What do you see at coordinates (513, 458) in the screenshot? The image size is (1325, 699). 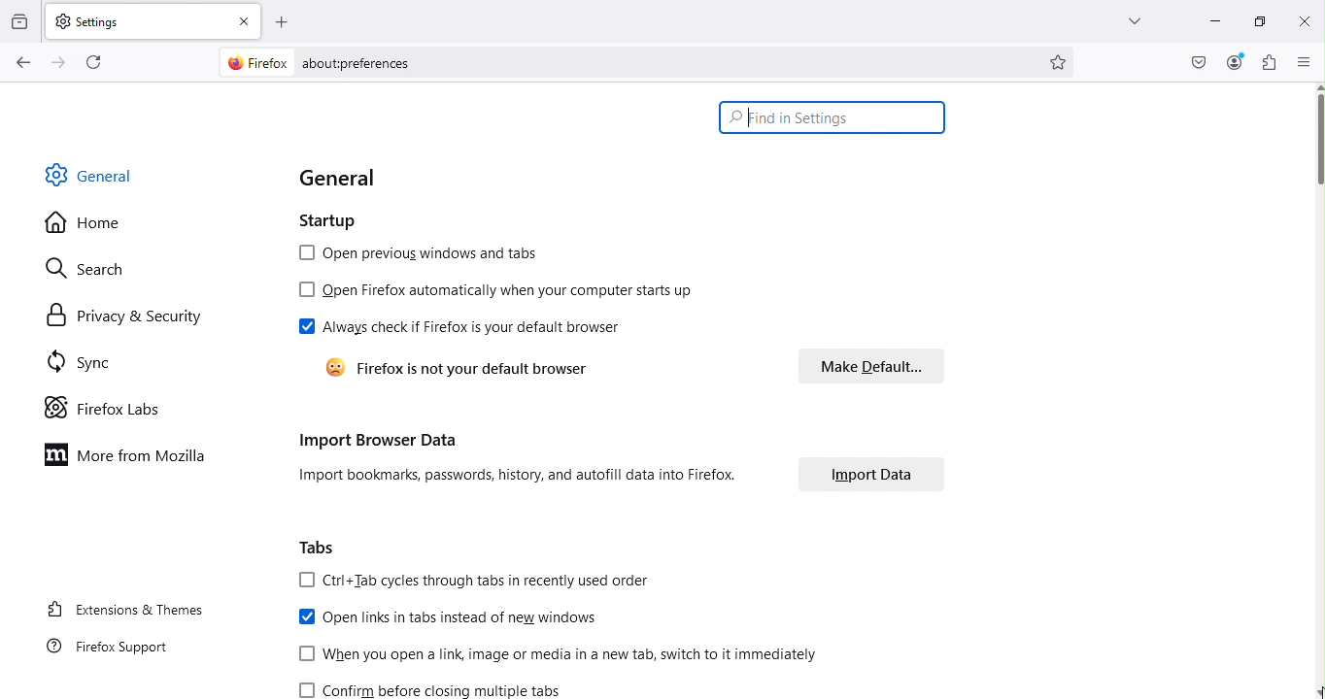 I see `Import browser data` at bounding box center [513, 458].